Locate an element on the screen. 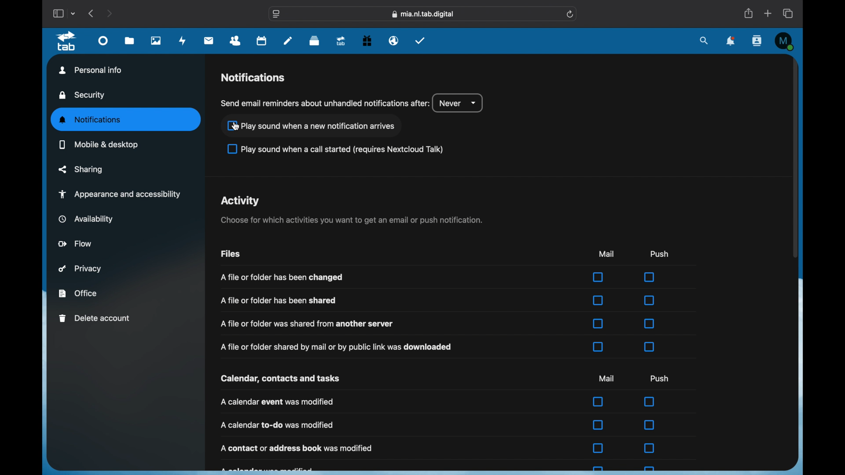 The width and height of the screenshot is (845, 475). flow is located at coordinates (76, 243).